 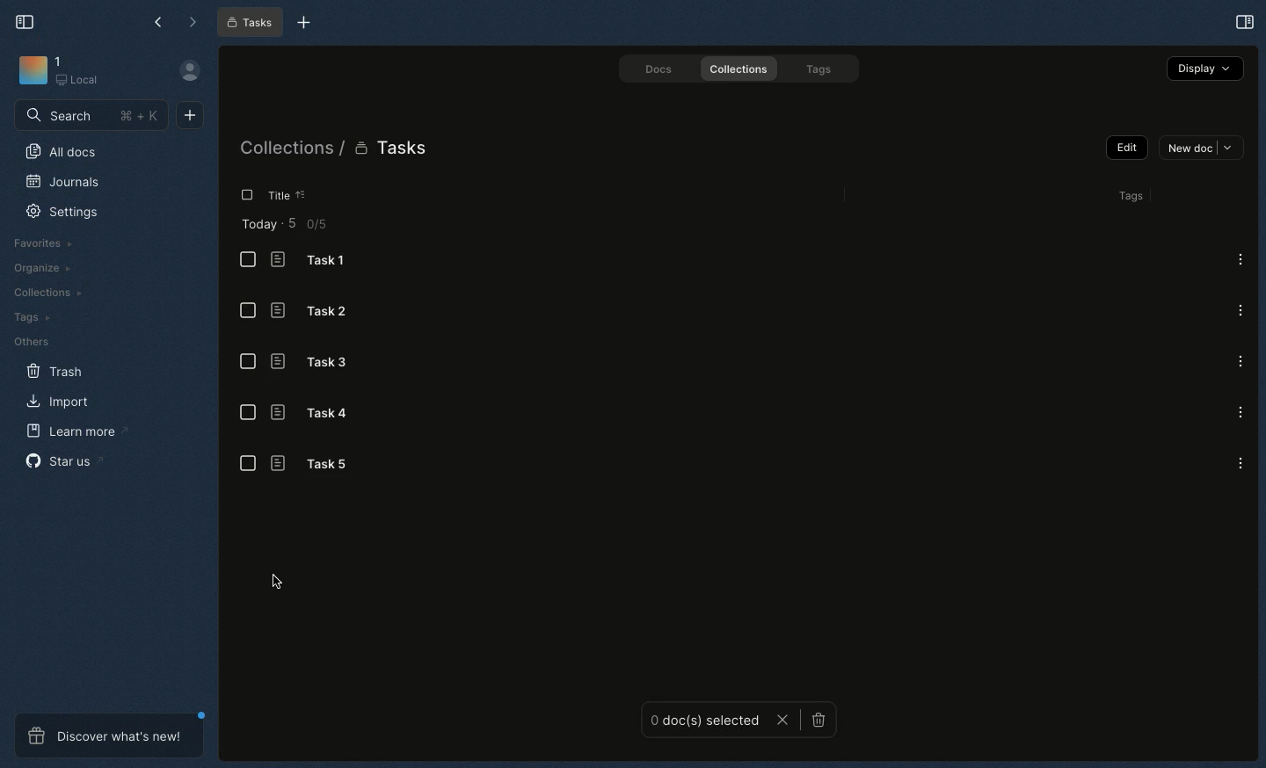 What do you see at coordinates (246, 310) in the screenshot?
I see `List view` at bounding box center [246, 310].